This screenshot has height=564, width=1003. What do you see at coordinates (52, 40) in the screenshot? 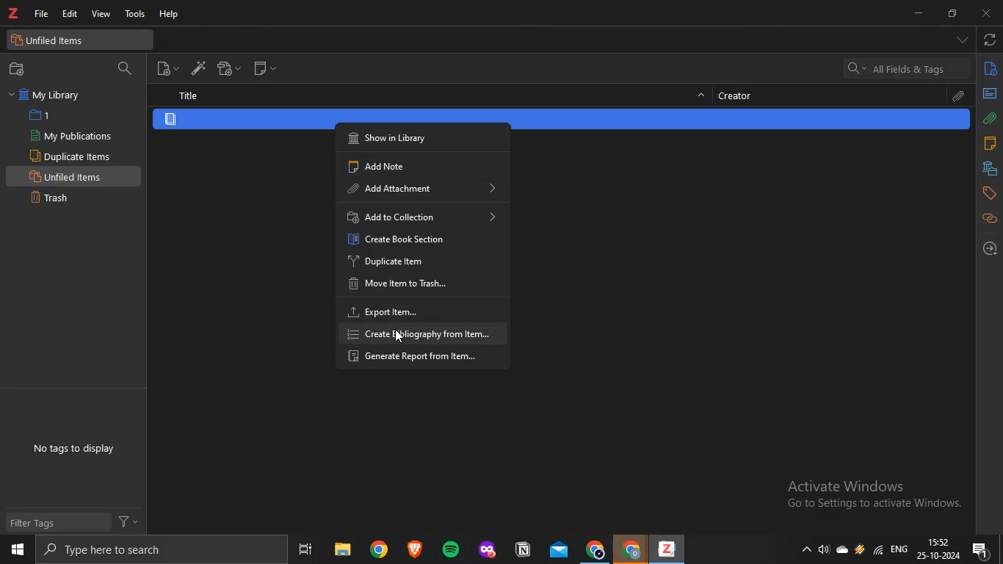
I see `unfiled items` at bounding box center [52, 40].